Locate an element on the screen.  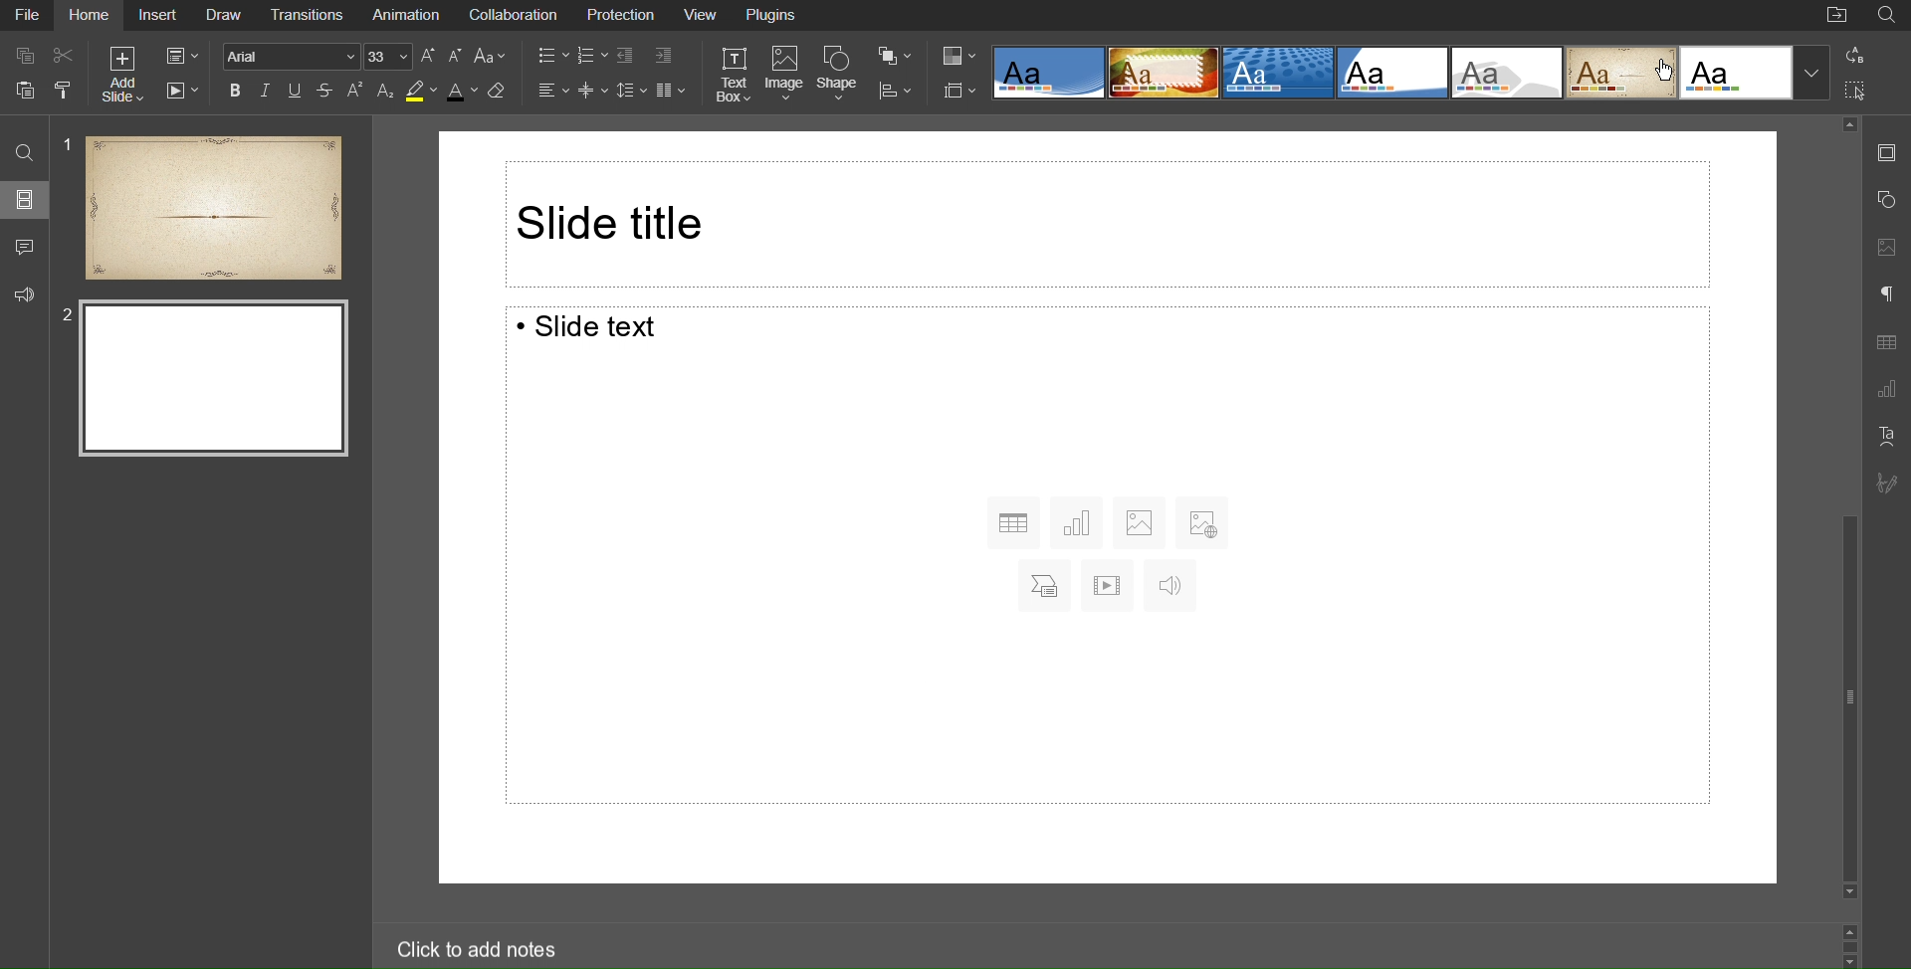
Decrease Font Size is located at coordinates (458, 58).